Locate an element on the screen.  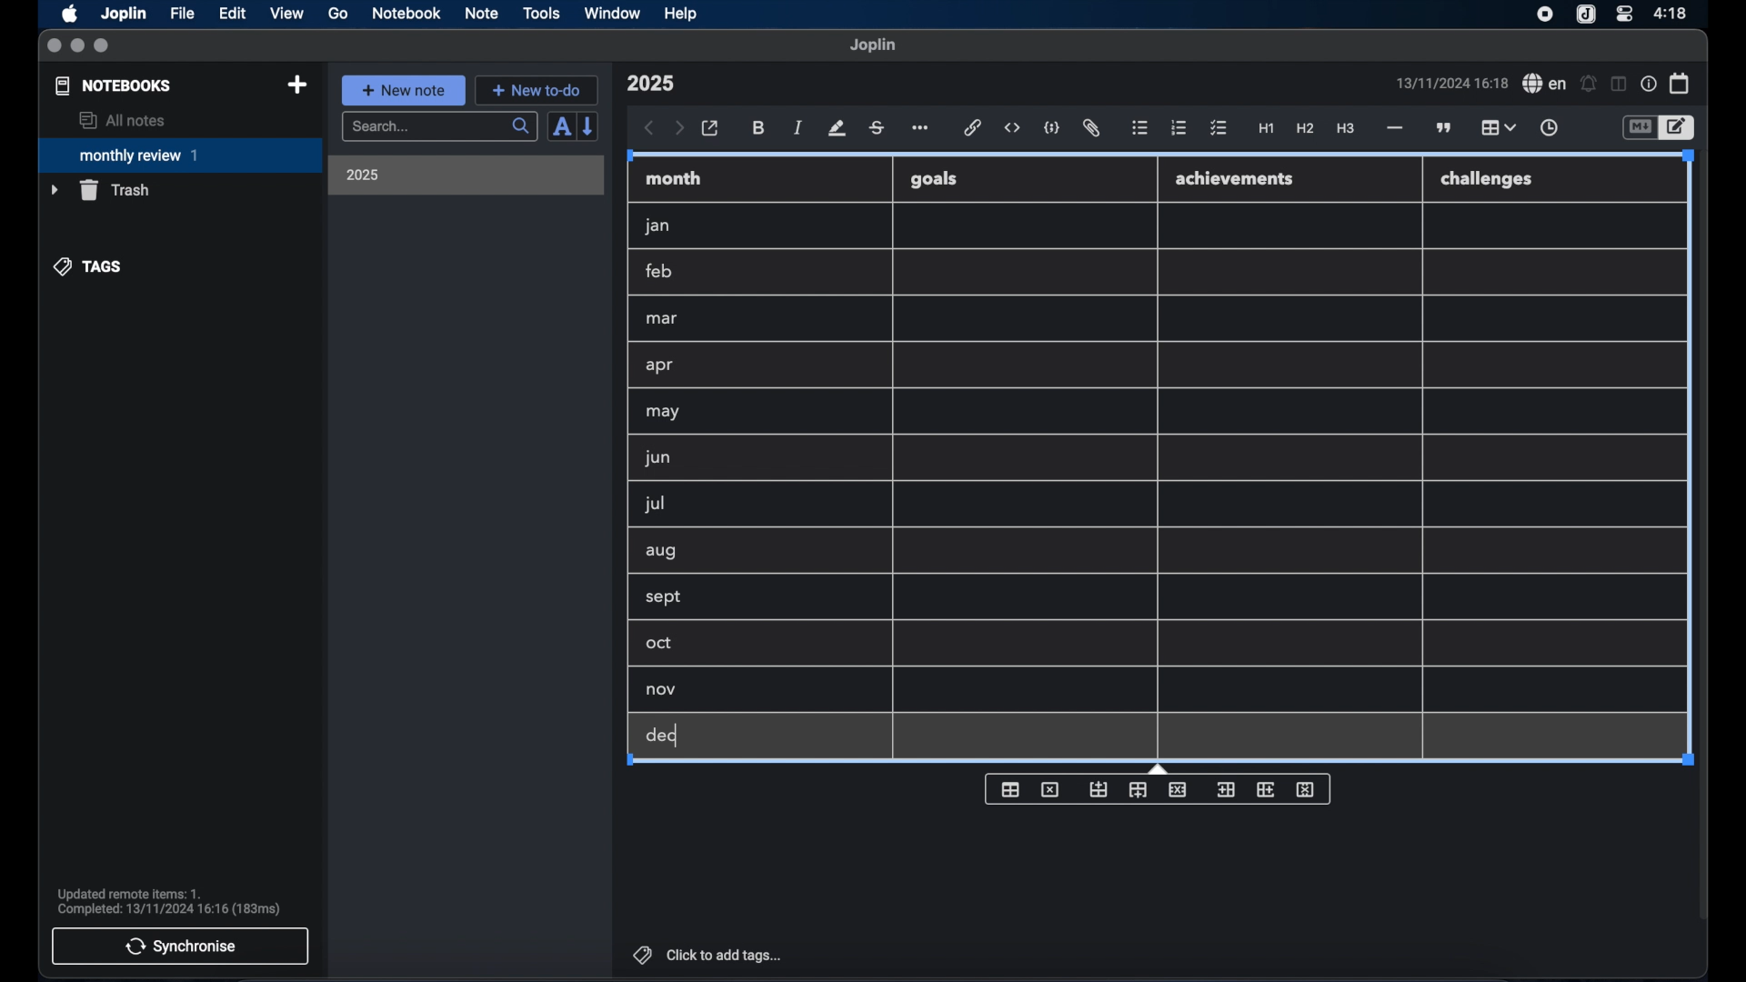
window is located at coordinates (613, 13).